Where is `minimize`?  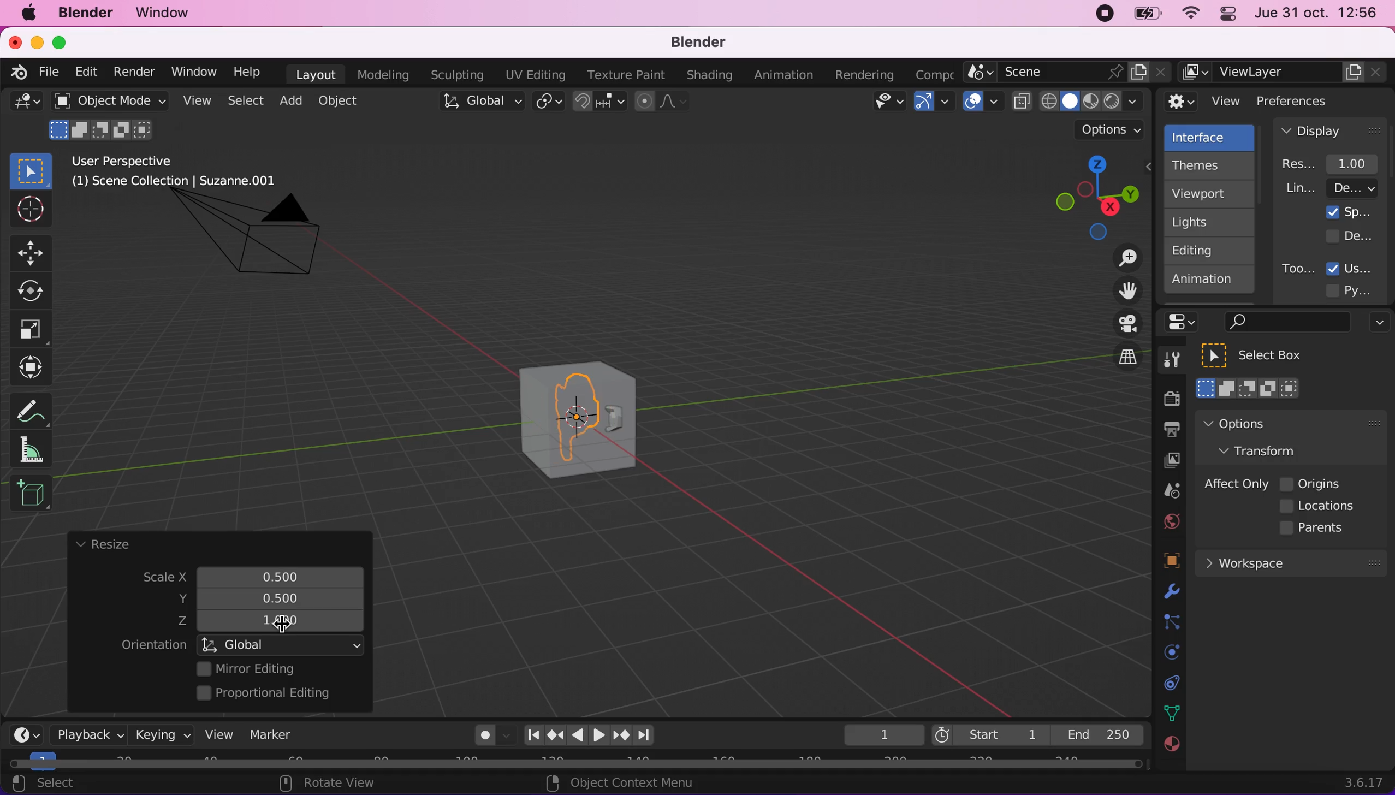 minimize is located at coordinates (35, 41).